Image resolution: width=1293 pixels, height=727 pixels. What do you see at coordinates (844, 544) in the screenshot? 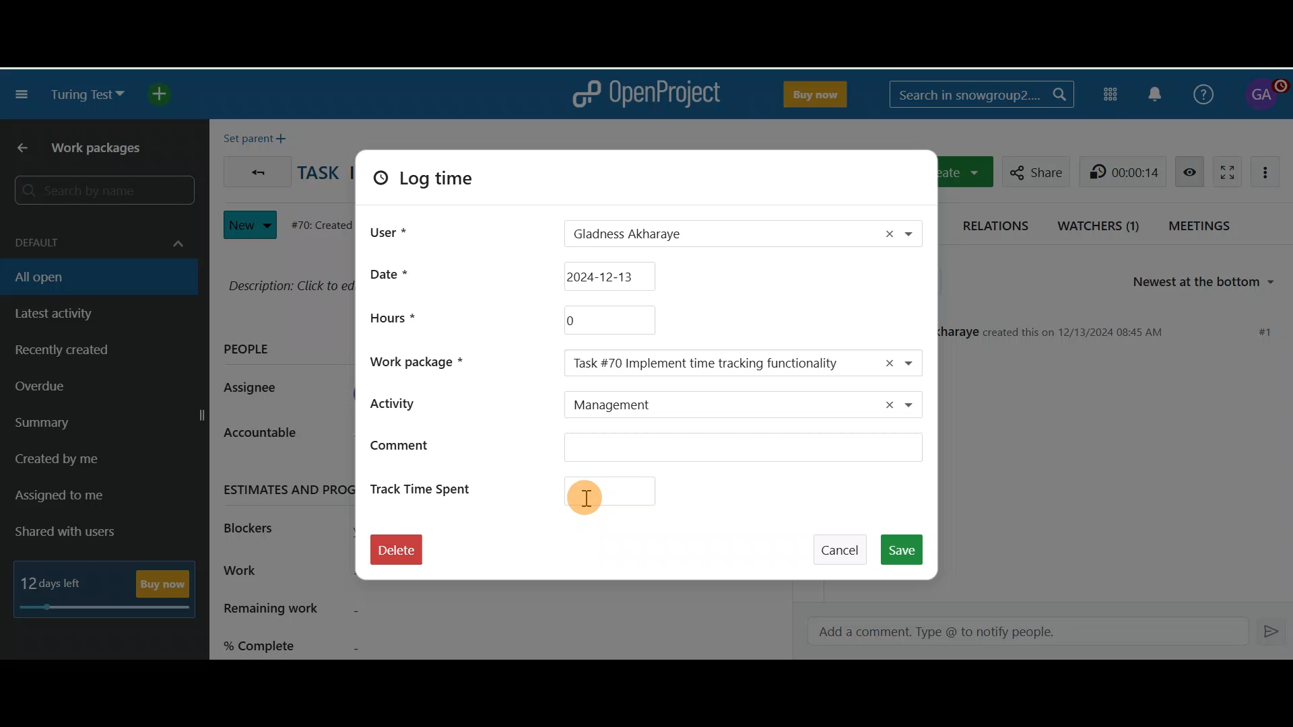
I see `Cancel` at bounding box center [844, 544].